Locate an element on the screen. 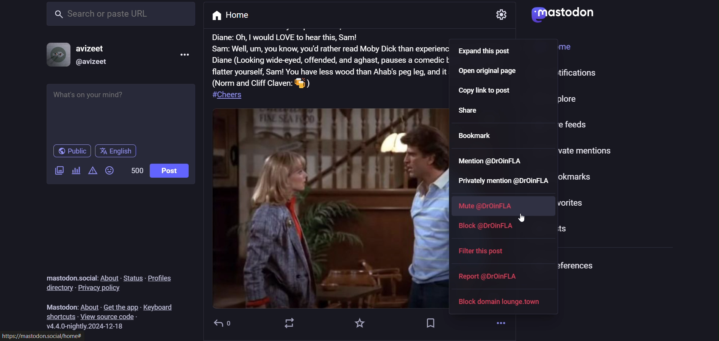 The width and height of the screenshot is (719, 341). @avizeet is located at coordinates (92, 63).